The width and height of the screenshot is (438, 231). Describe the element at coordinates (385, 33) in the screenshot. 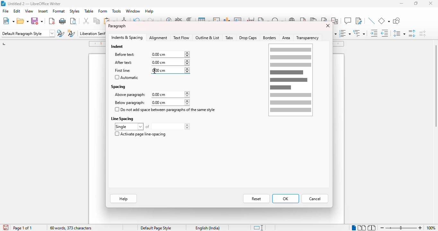

I see `decrease indent` at that location.